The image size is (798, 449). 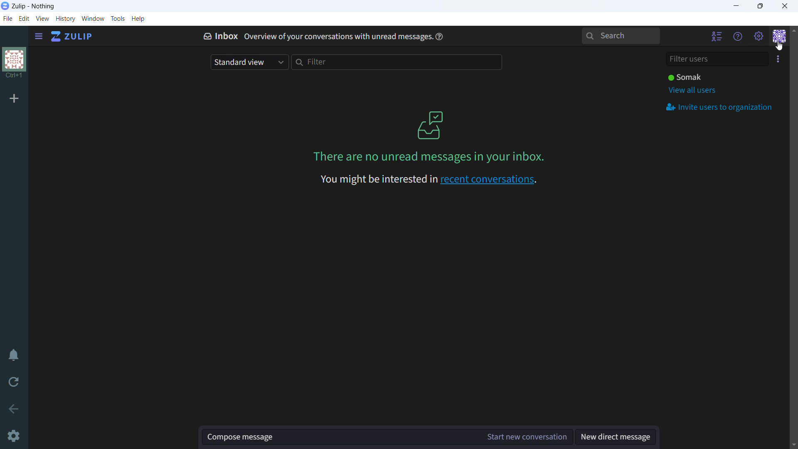 I want to click on settings, so click(x=14, y=436).